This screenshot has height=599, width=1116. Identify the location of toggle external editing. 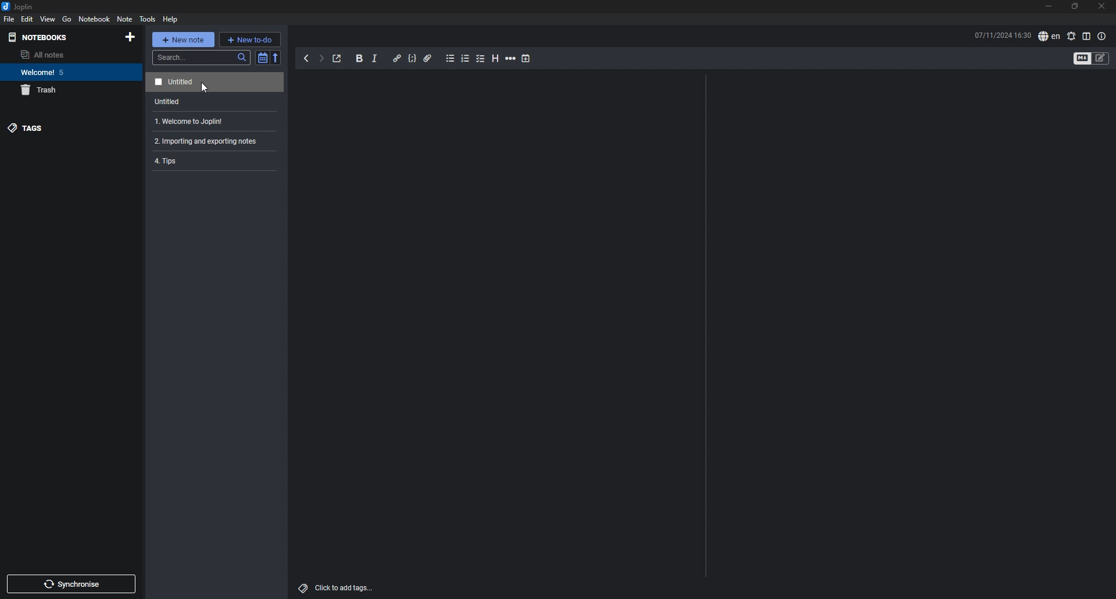
(337, 59).